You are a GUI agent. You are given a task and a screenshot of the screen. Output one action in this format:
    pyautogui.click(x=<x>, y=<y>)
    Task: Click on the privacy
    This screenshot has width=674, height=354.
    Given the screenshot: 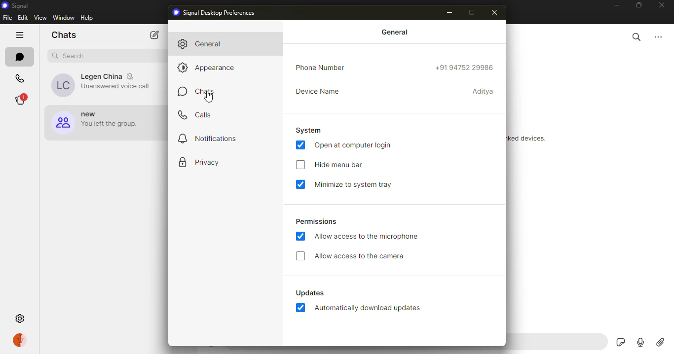 What is the action you would take?
    pyautogui.click(x=210, y=161)
    